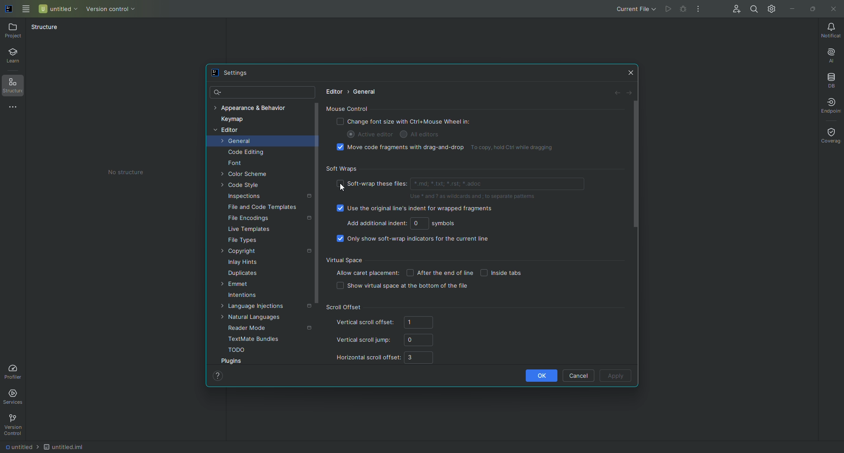  I want to click on Version control, so click(114, 10).